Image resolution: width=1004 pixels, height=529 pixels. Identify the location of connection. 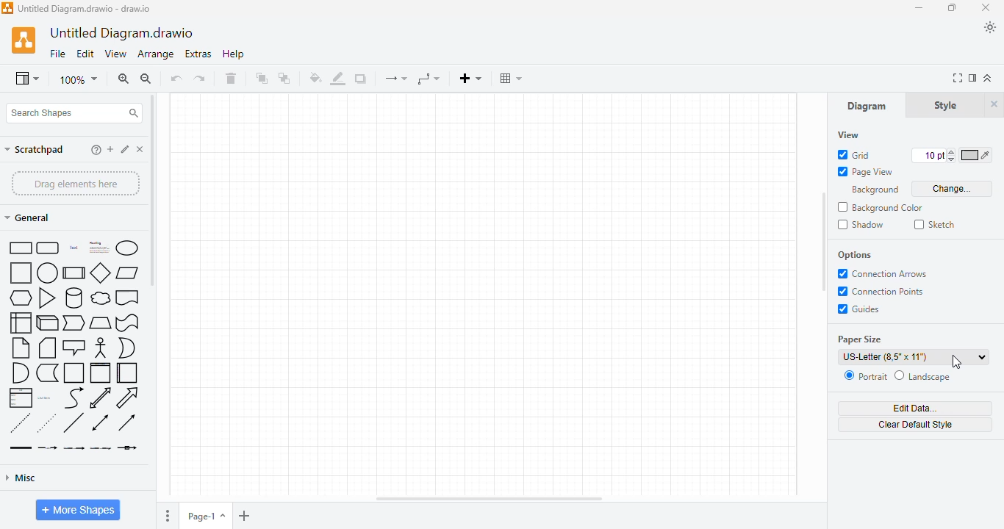
(395, 79).